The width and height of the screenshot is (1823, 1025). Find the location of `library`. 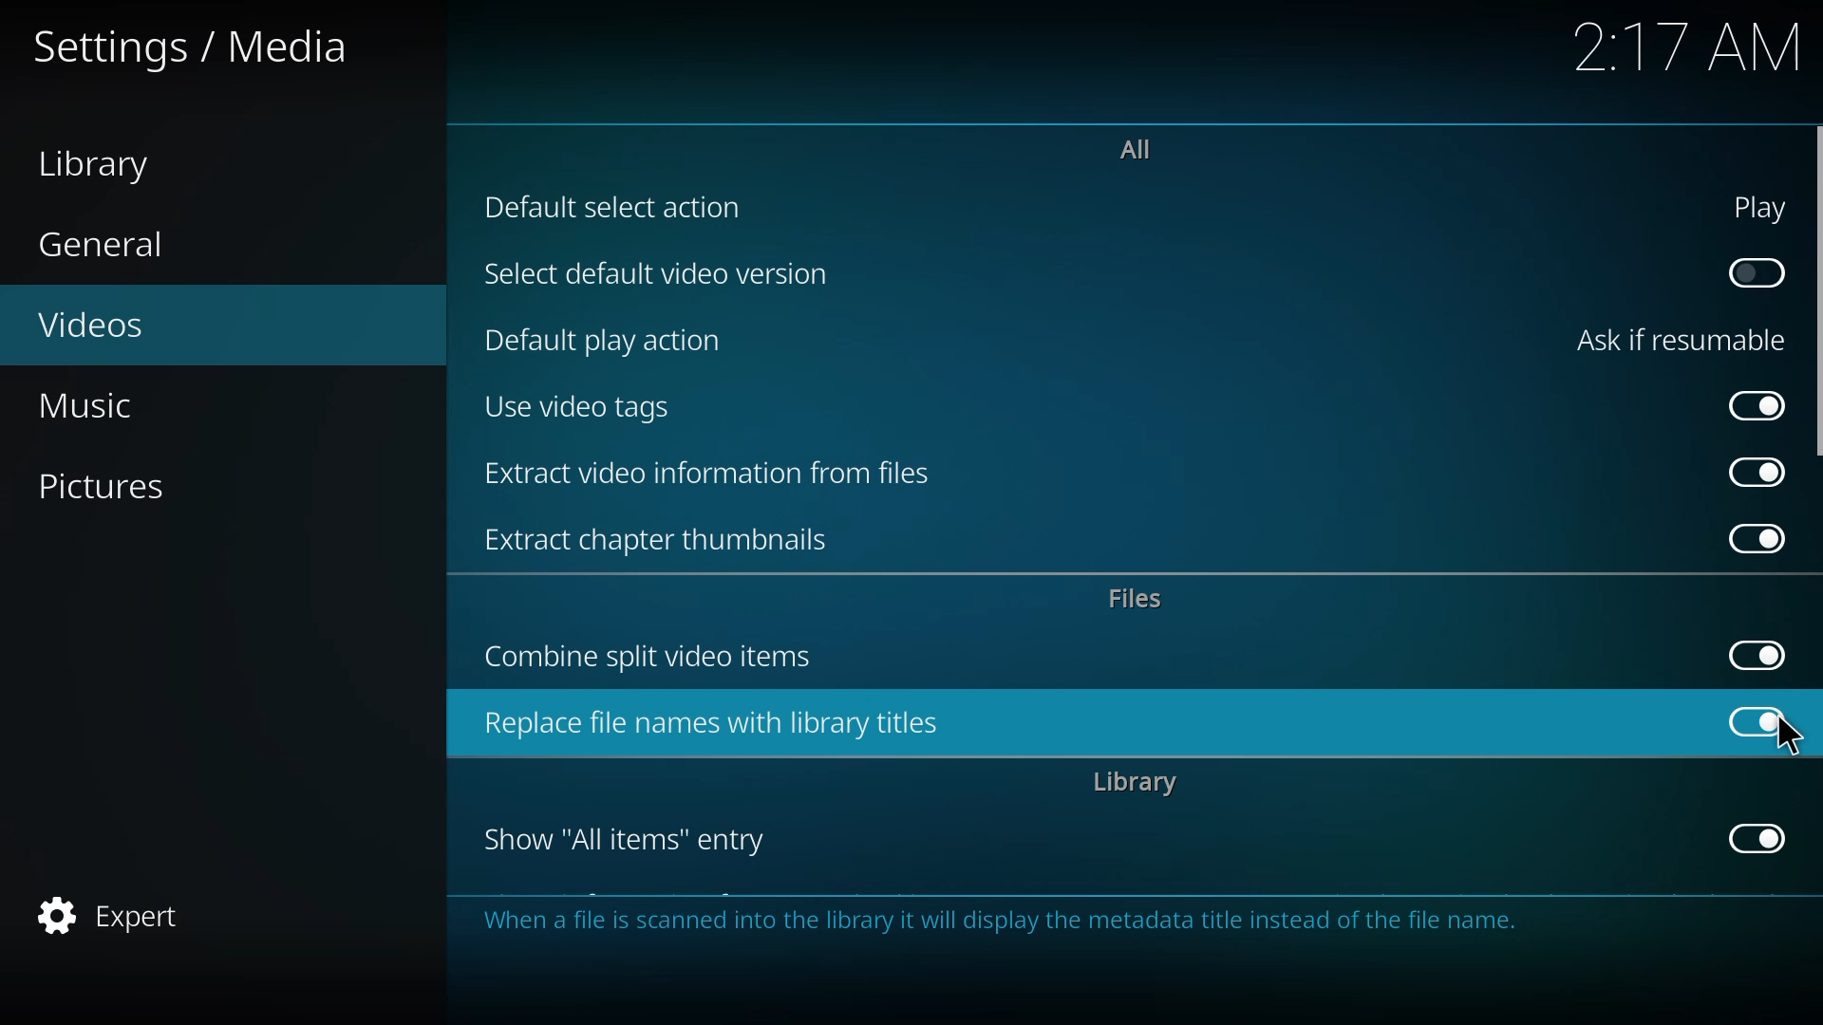

library is located at coordinates (1137, 783).